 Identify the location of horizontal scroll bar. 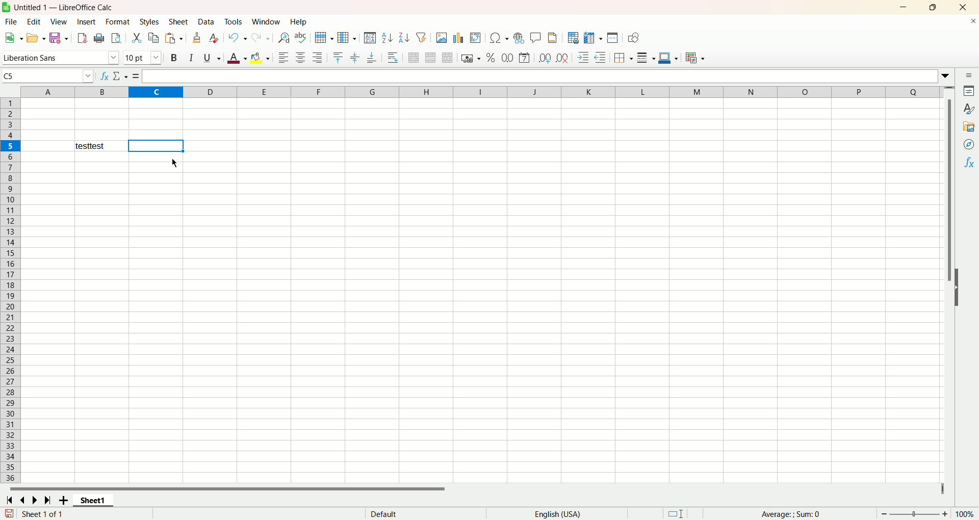
(478, 489).